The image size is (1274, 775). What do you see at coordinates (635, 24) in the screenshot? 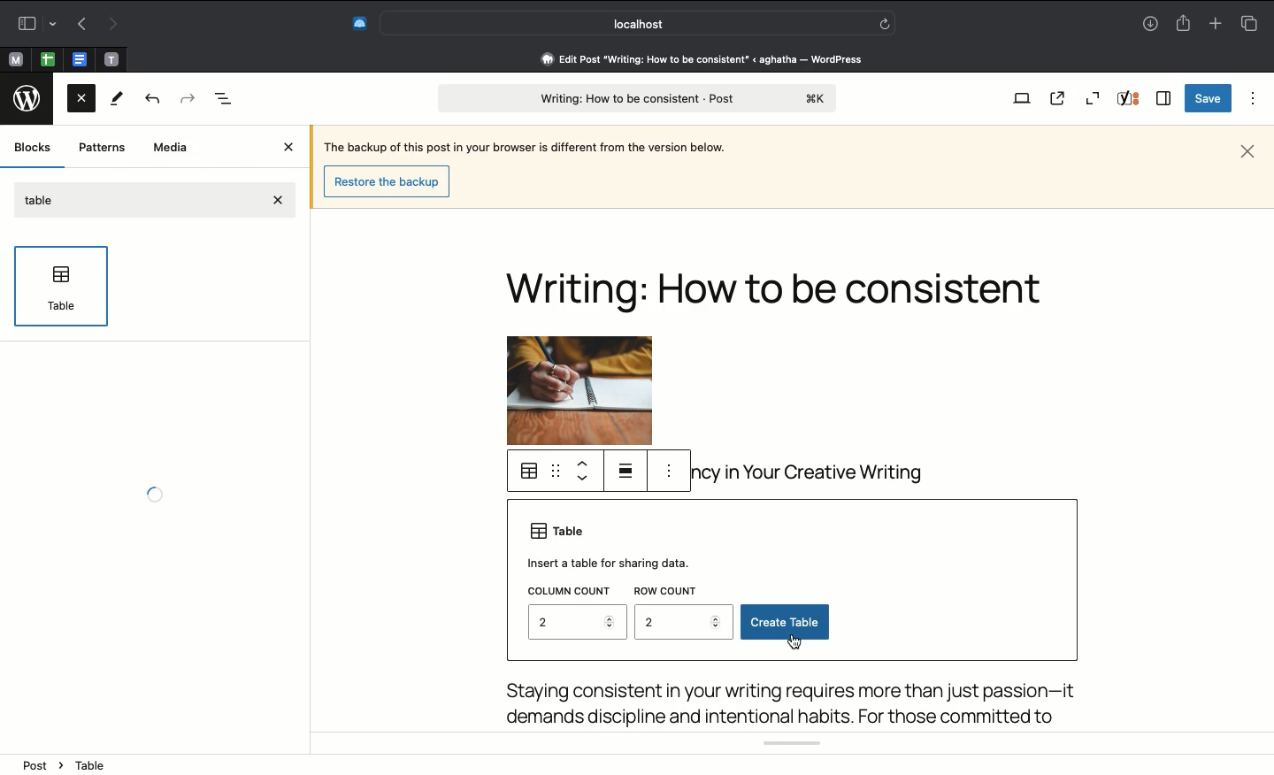
I see `Search address bar` at bounding box center [635, 24].